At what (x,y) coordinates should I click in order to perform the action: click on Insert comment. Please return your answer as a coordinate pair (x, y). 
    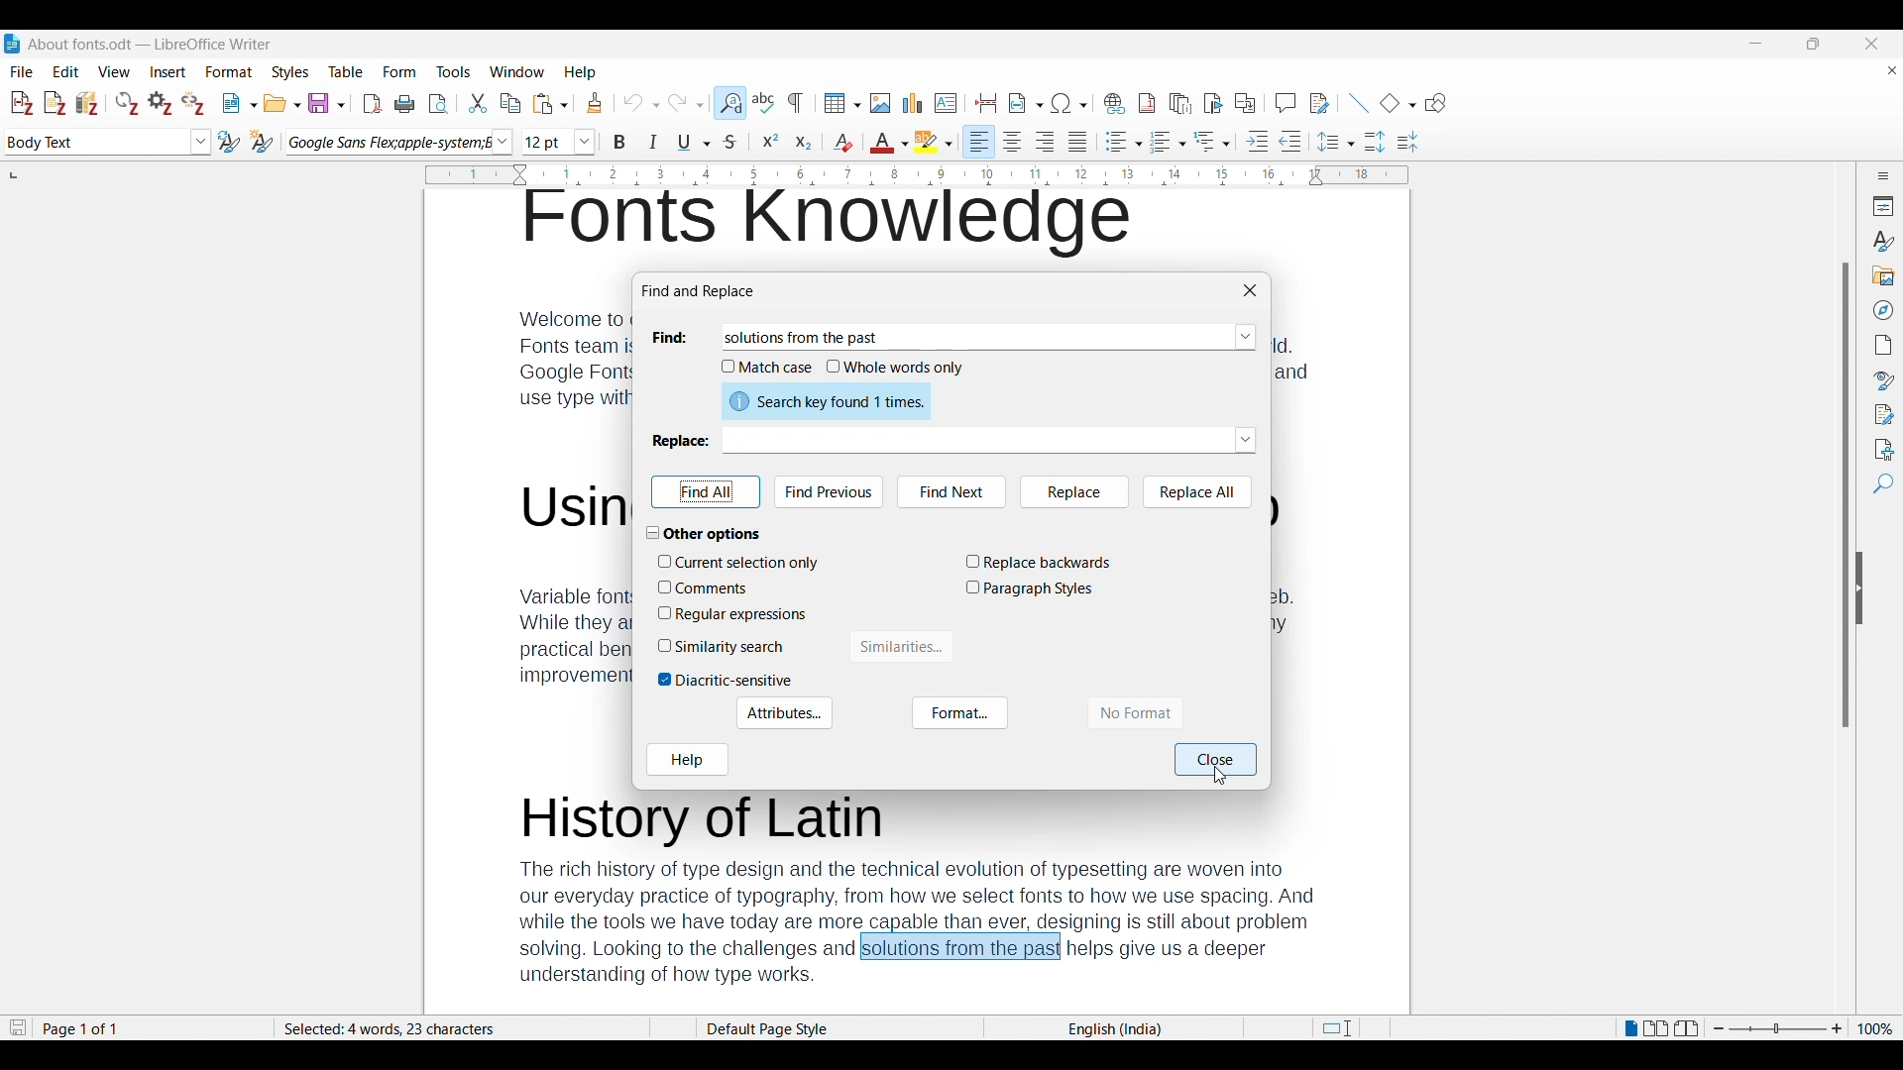
    Looking at the image, I should click on (1286, 102).